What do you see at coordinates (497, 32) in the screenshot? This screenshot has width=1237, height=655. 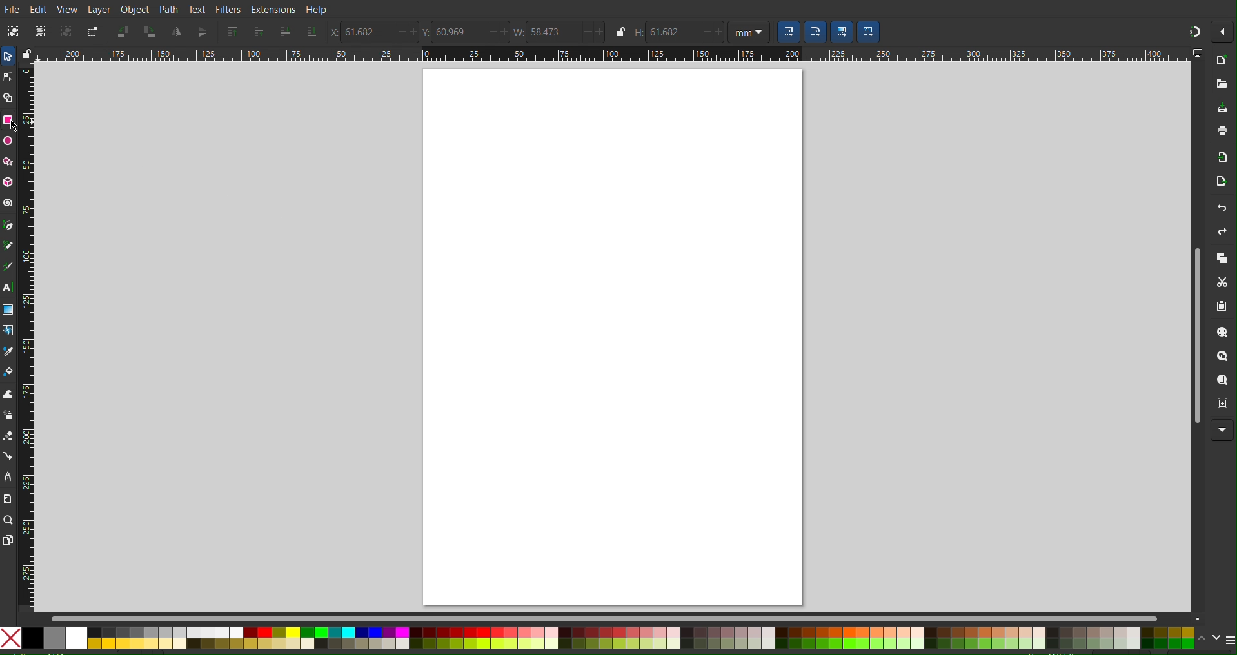 I see `increase/decrease` at bounding box center [497, 32].